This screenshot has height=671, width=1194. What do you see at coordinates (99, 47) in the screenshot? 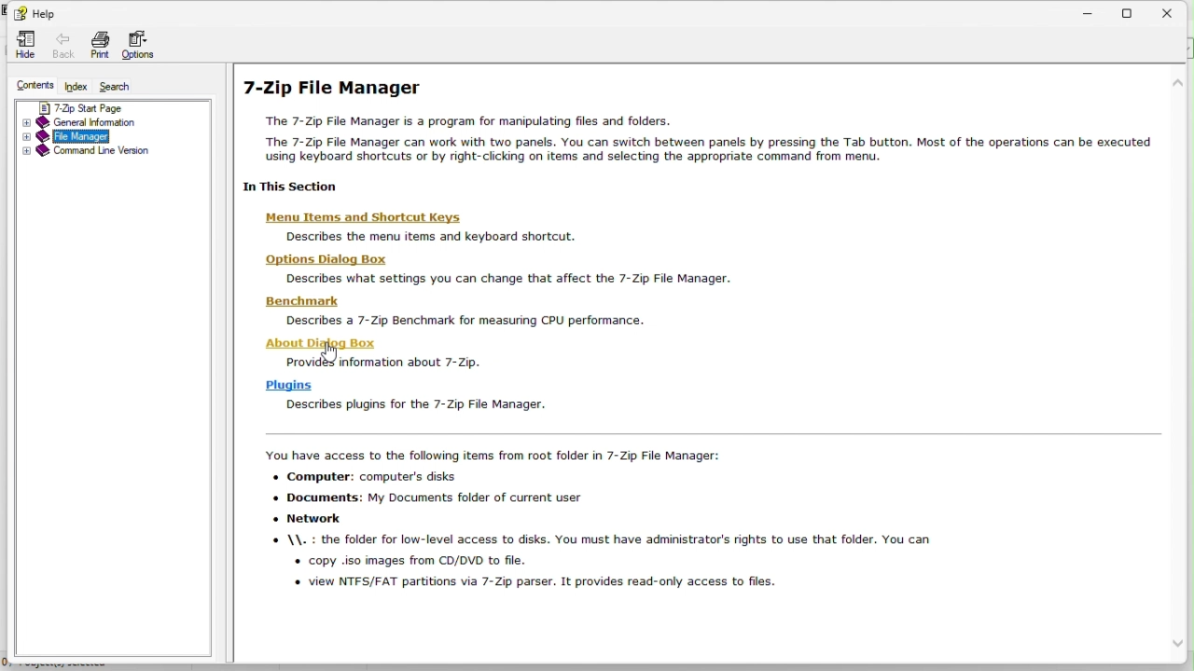
I see `Print` at bounding box center [99, 47].